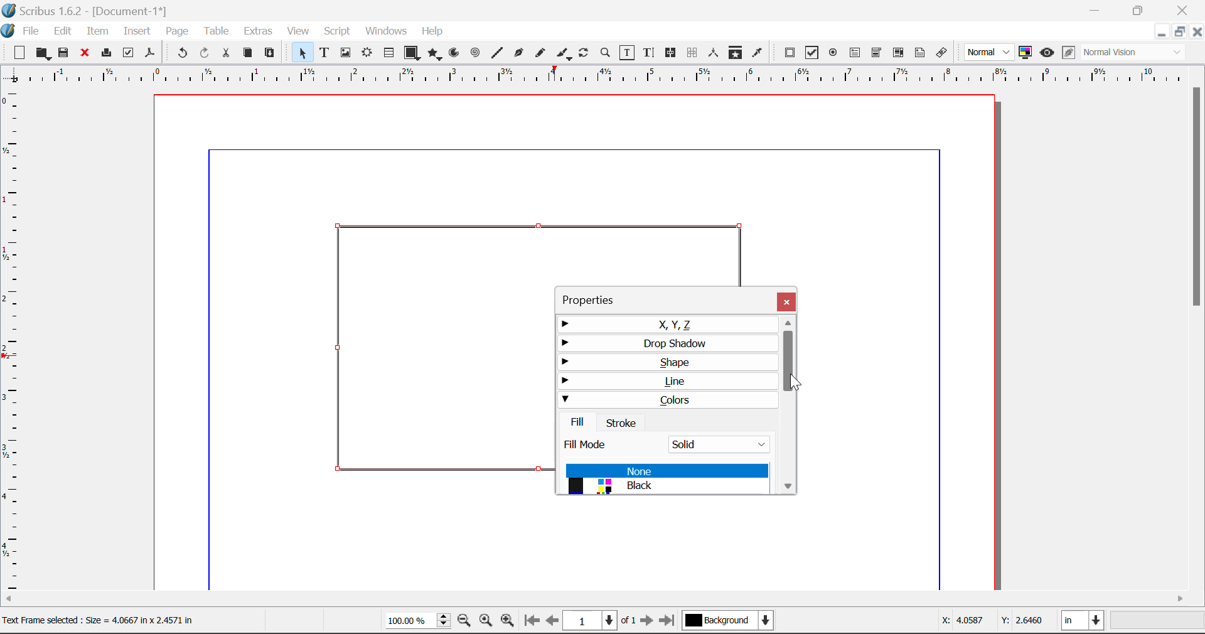 Image resolution: width=1205 pixels, height=634 pixels. What do you see at coordinates (665, 325) in the screenshot?
I see `X, Y, Z` at bounding box center [665, 325].